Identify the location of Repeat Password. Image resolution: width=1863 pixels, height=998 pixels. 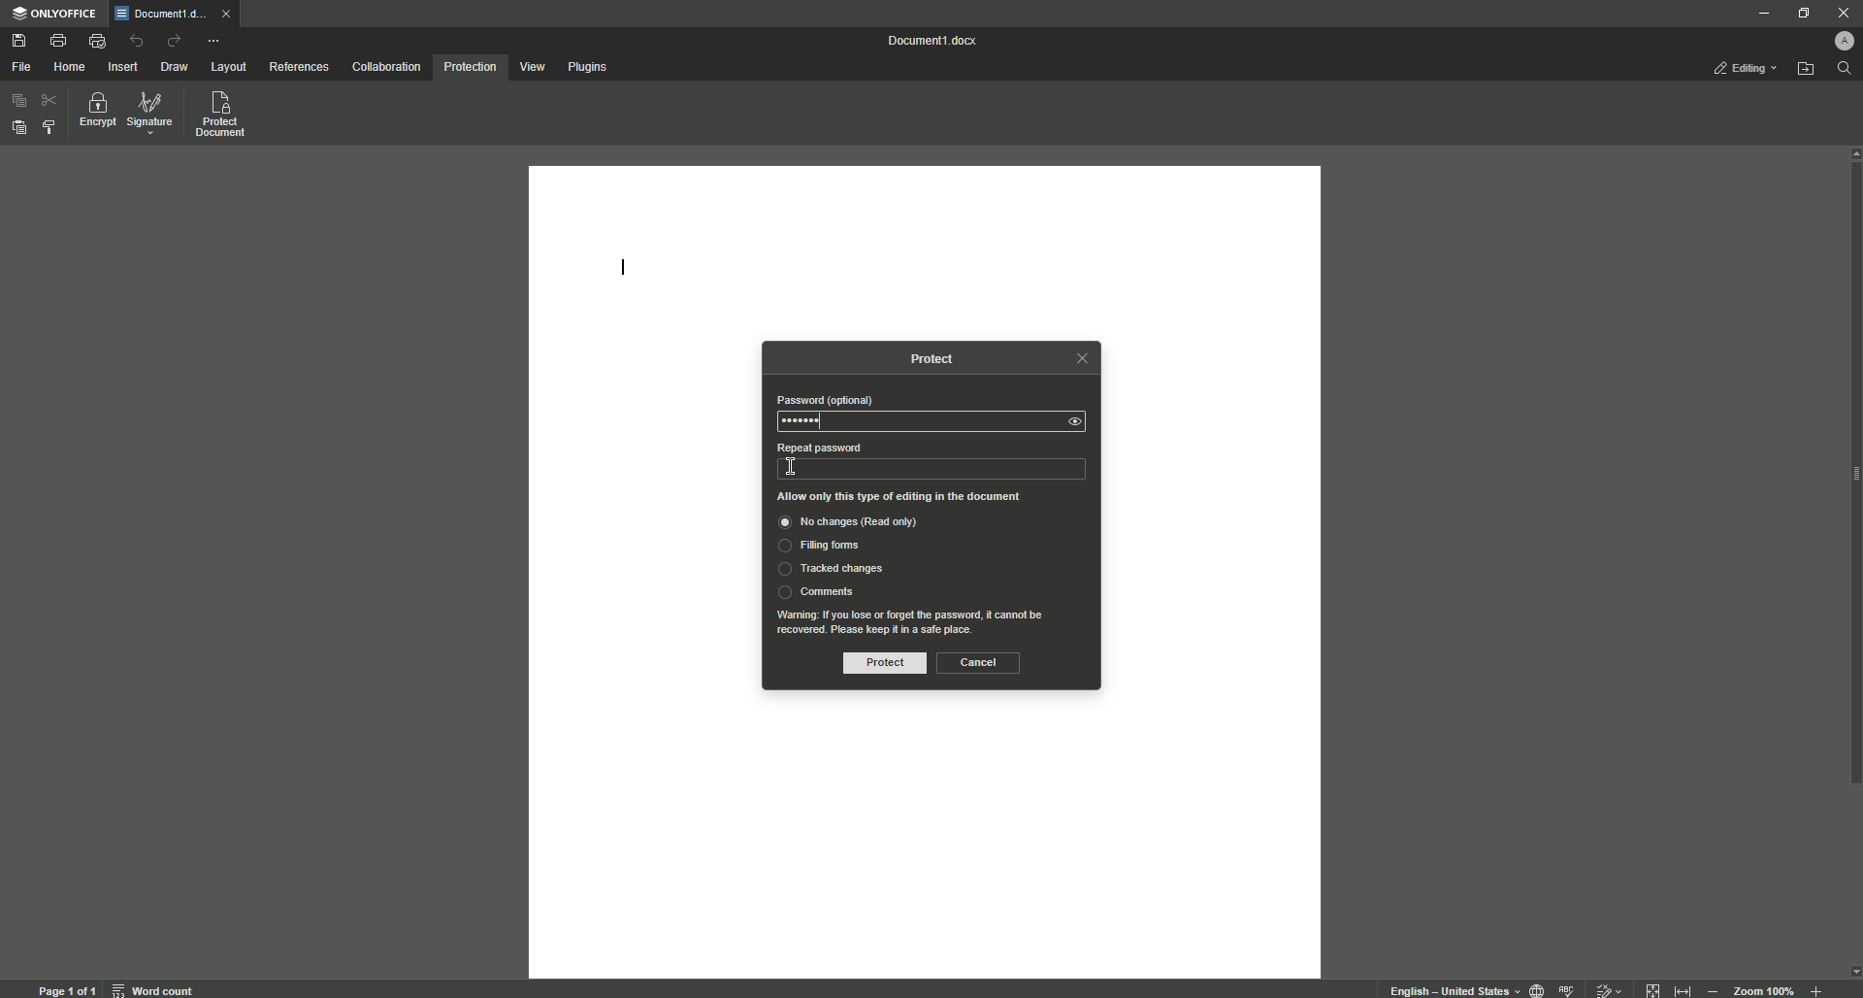
(818, 448).